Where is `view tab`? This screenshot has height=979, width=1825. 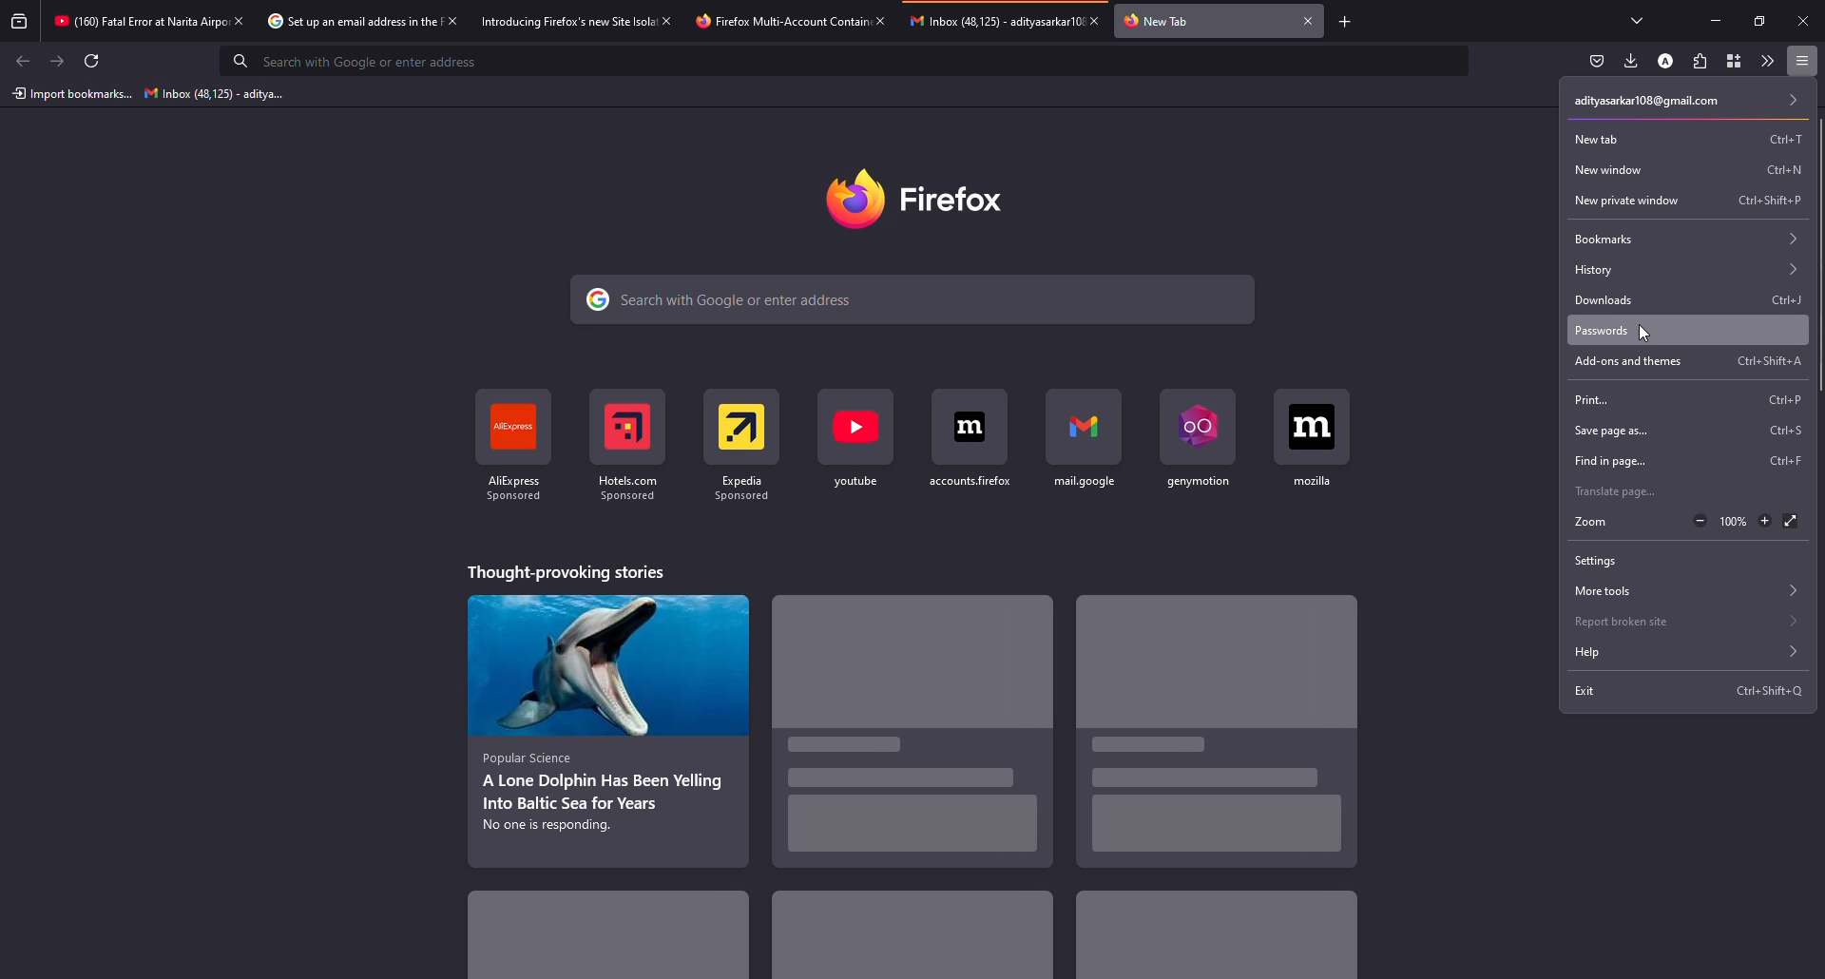 view tab is located at coordinates (1638, 20).